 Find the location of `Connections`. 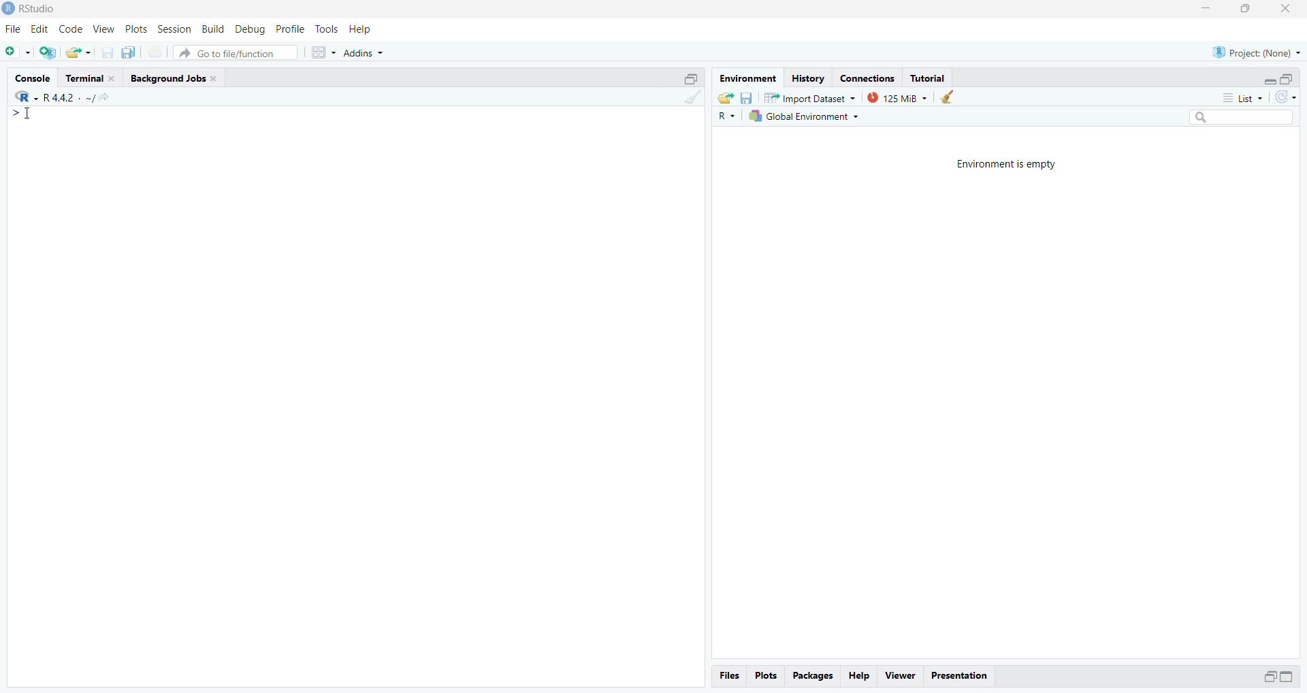

Connections is located at coordinates (868, 77).